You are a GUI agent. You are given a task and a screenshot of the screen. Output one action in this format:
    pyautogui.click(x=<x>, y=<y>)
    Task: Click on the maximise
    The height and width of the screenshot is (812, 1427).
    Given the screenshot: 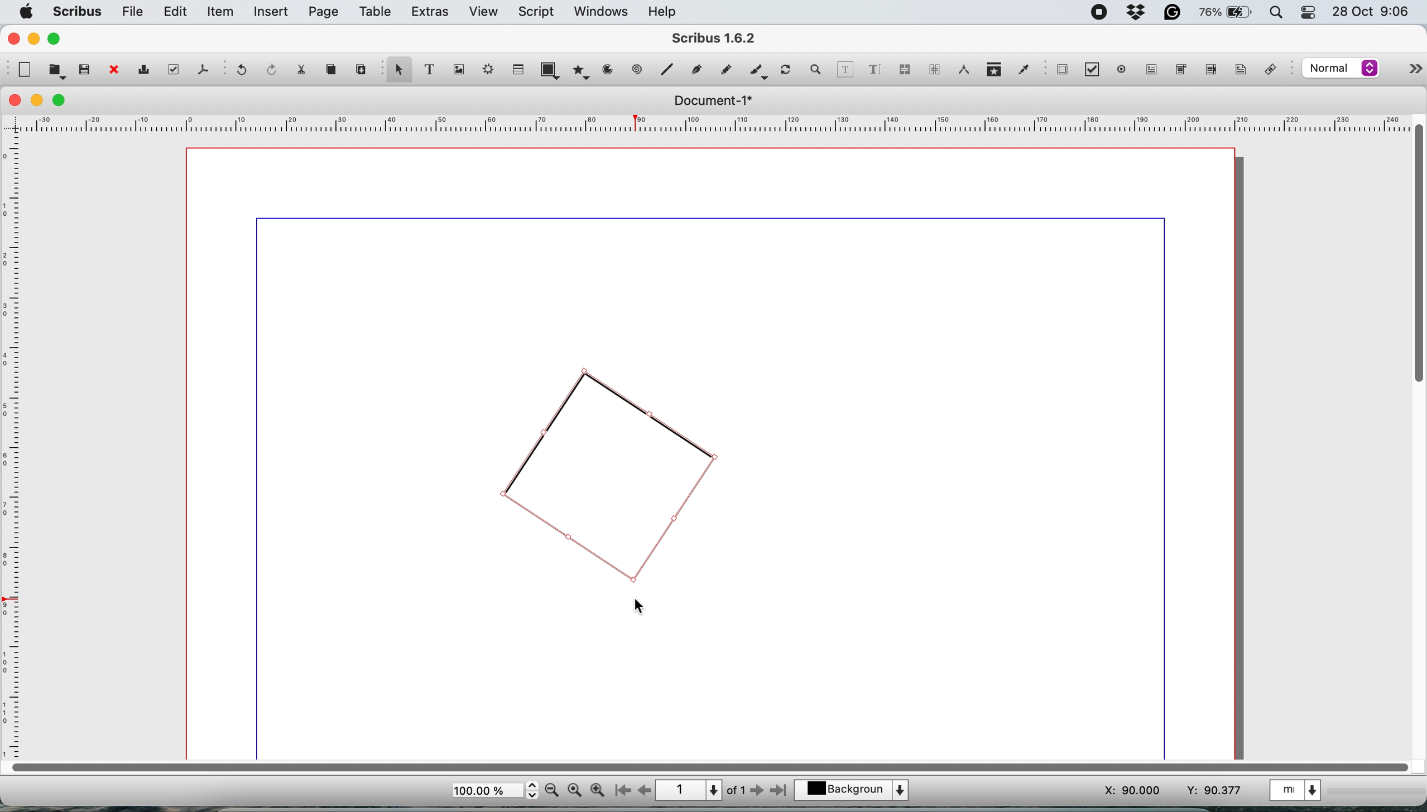 What is the action you would take?
    pyautogui.click(x=61, y=100)
    